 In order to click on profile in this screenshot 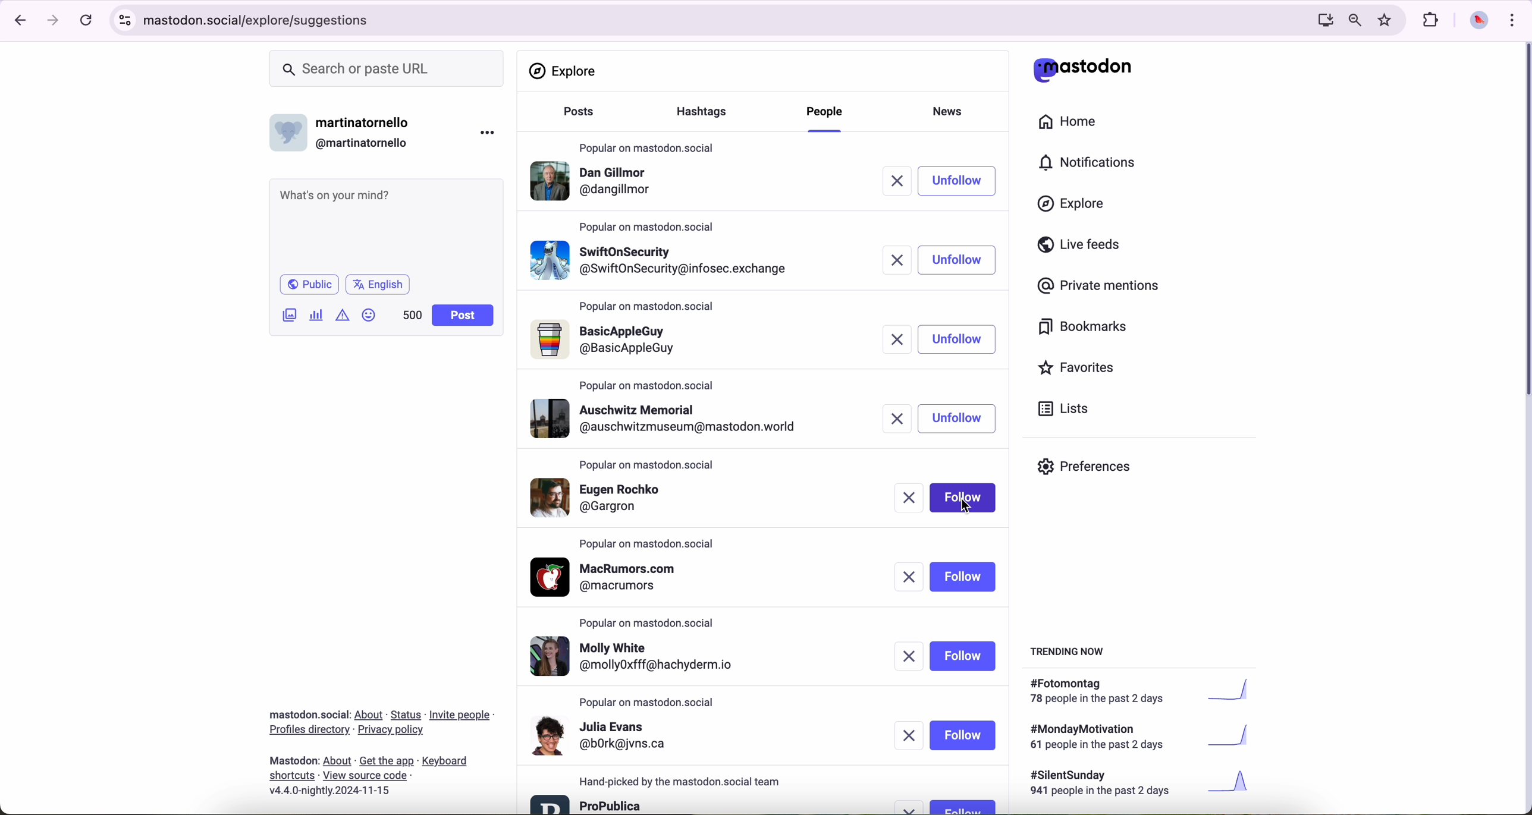, I will do `click(671, 418)`.